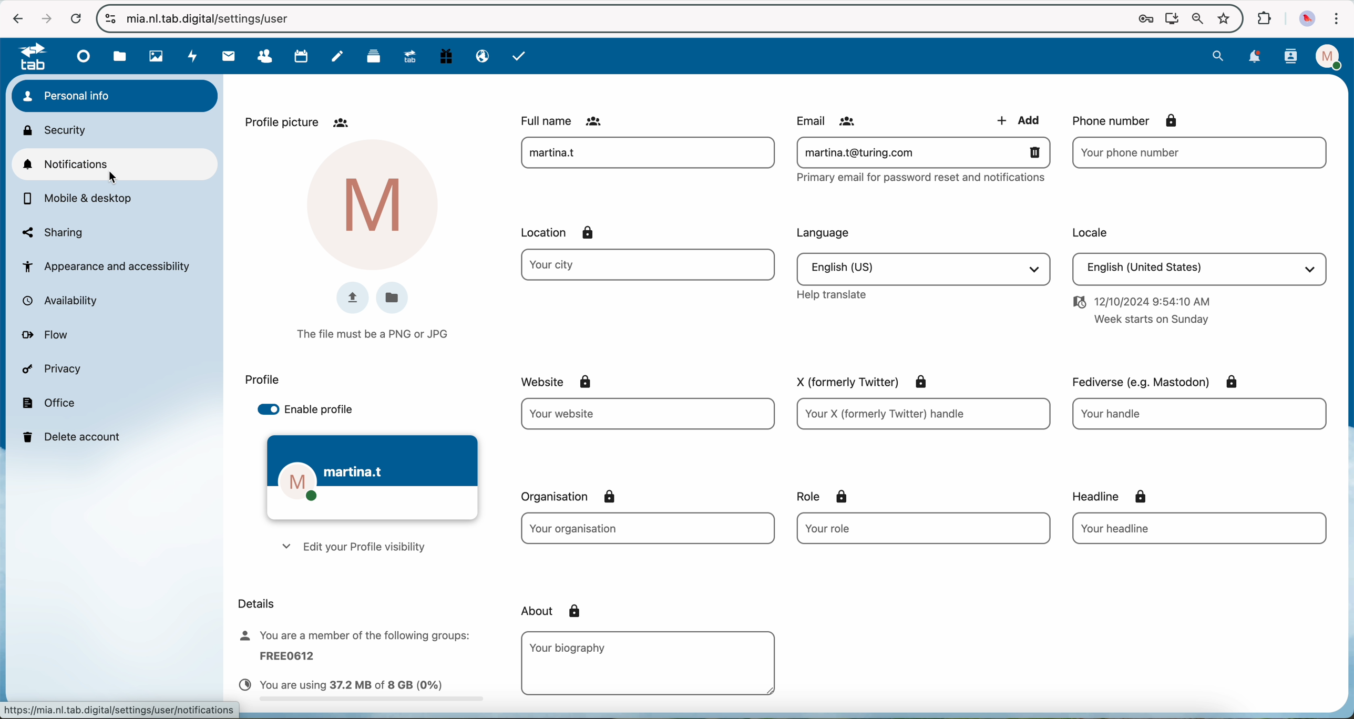 This screenshot has height=719, width=1354. I want to click on full name, so click(562, 119).